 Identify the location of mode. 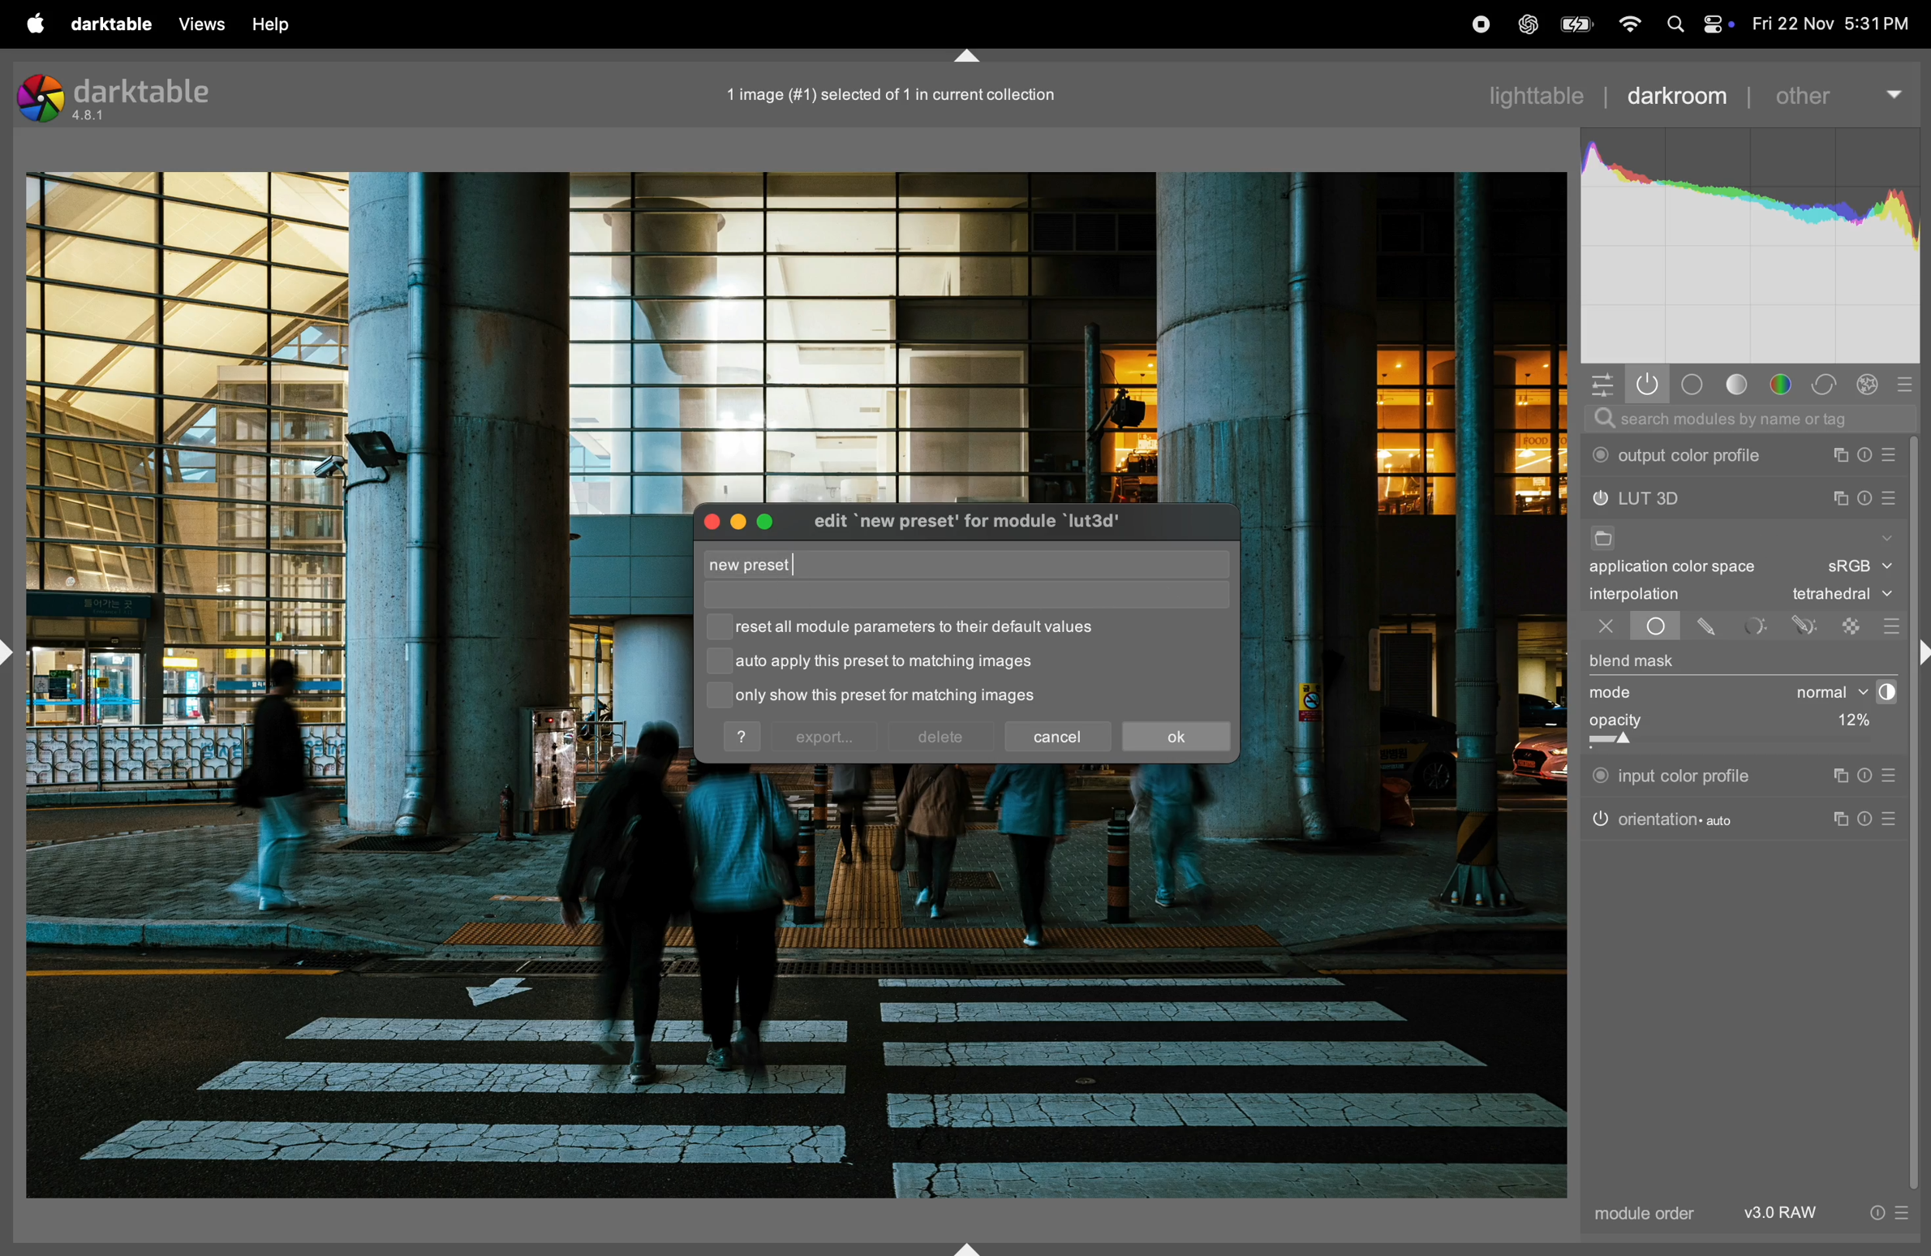
(1616, 694).